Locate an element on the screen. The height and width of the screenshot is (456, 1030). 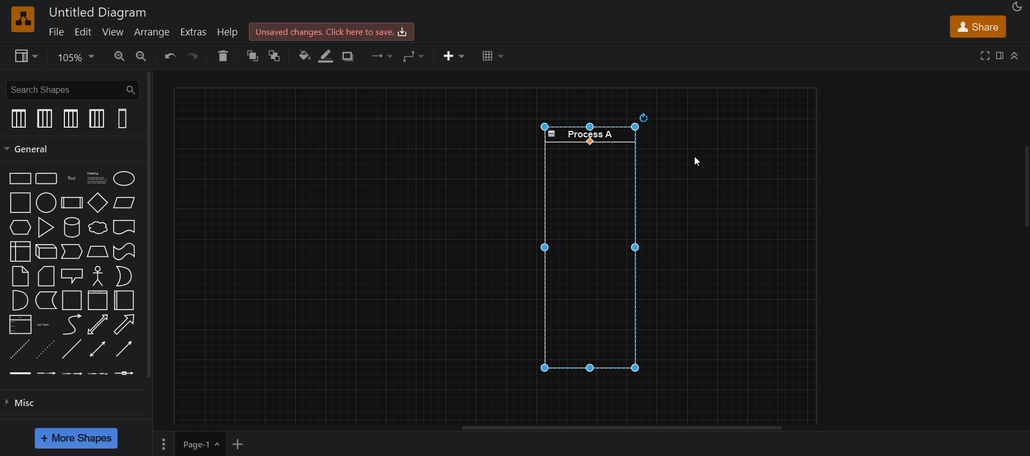
trinagle is located at coordinates (47, 227).